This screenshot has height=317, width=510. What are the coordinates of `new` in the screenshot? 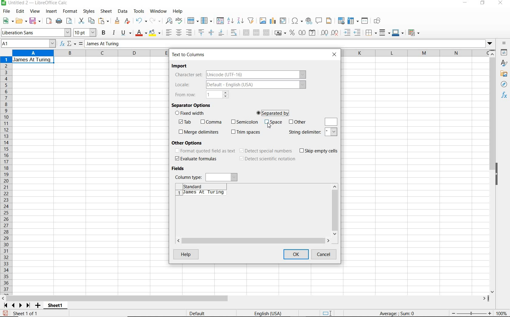 It's located at (8, 21).